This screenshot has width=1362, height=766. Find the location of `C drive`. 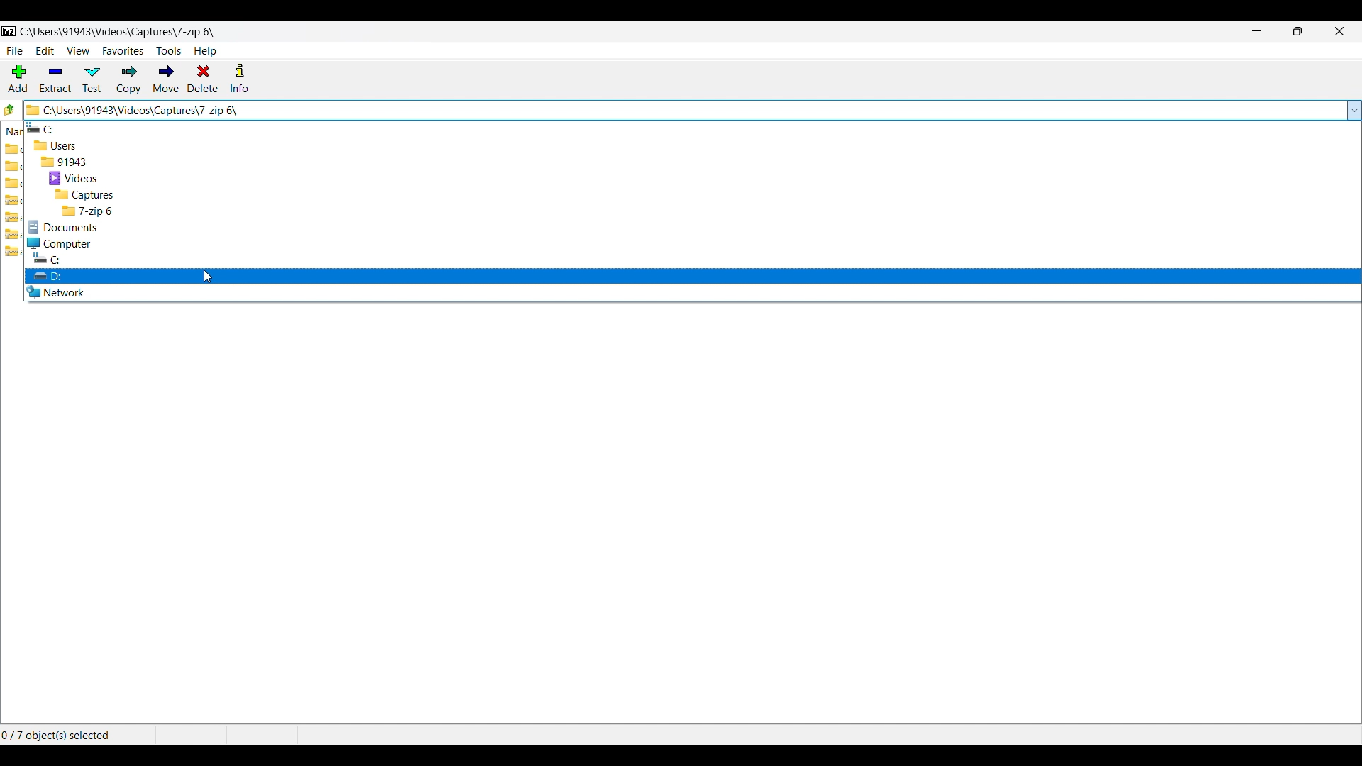

C drive is located at coordinates (690, 128).